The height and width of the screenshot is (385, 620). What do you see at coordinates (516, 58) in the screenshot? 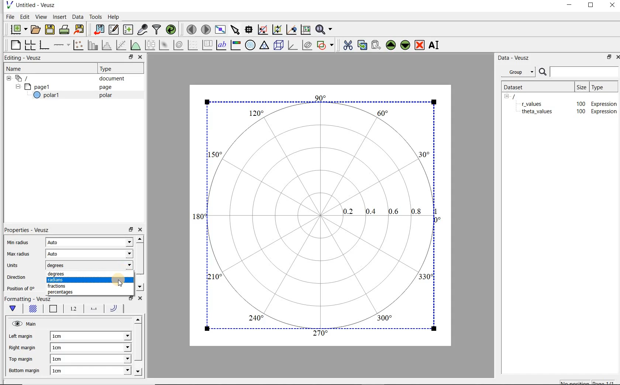
I see `Data - Veusz` at bounding box center [516, 58].